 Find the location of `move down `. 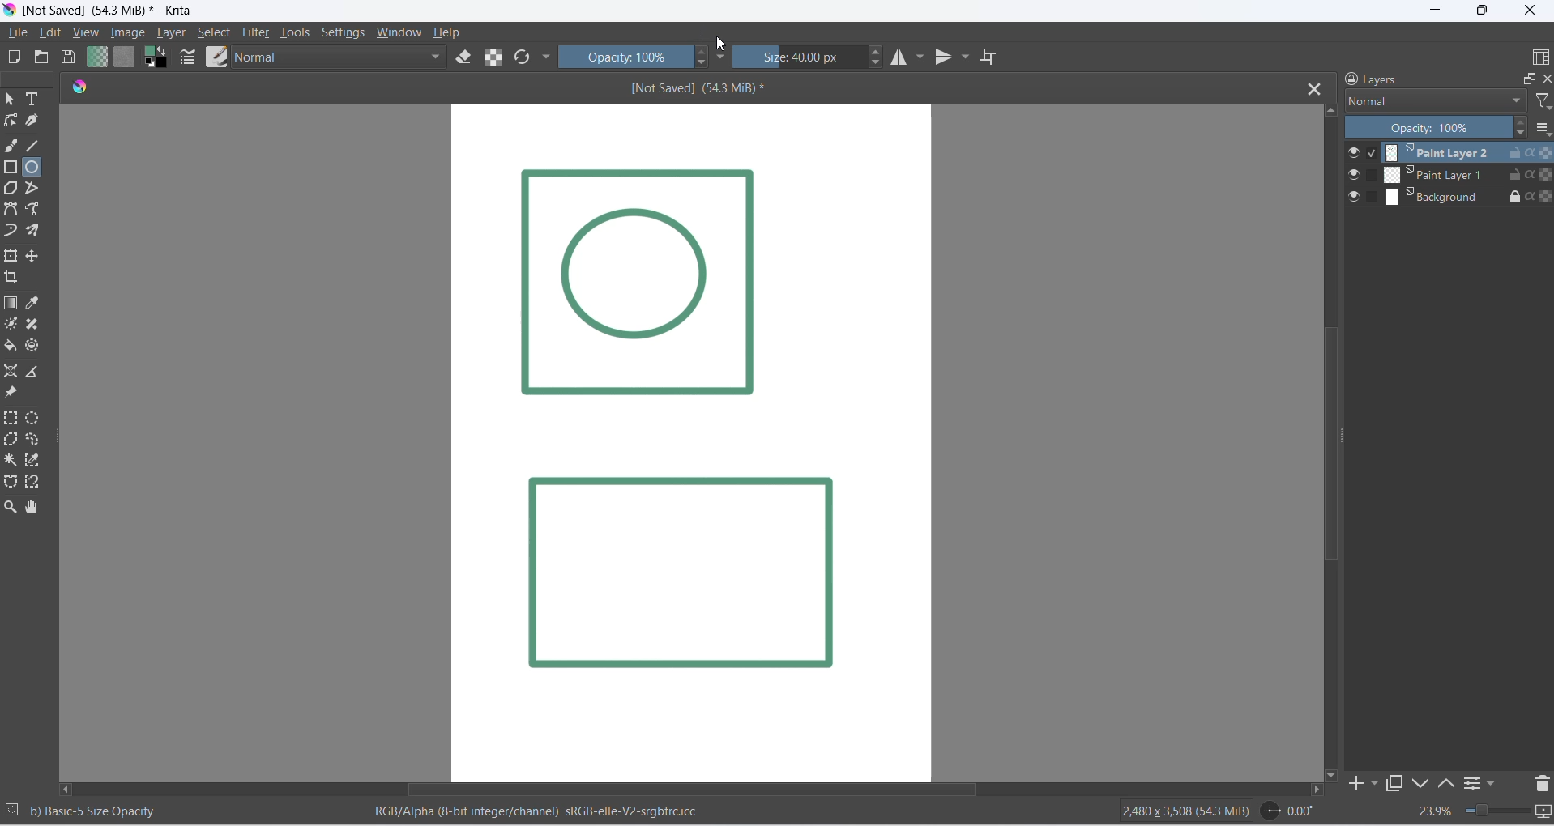

move down  is located at coordinates (1332, 775).